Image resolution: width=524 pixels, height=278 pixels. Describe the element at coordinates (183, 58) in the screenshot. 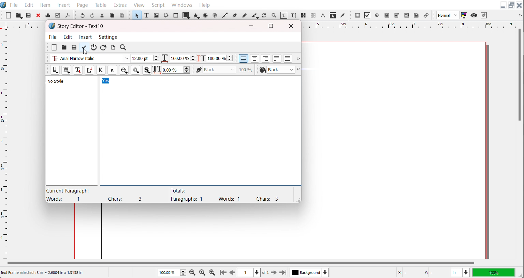

I see `Text width adjuster` at that location.